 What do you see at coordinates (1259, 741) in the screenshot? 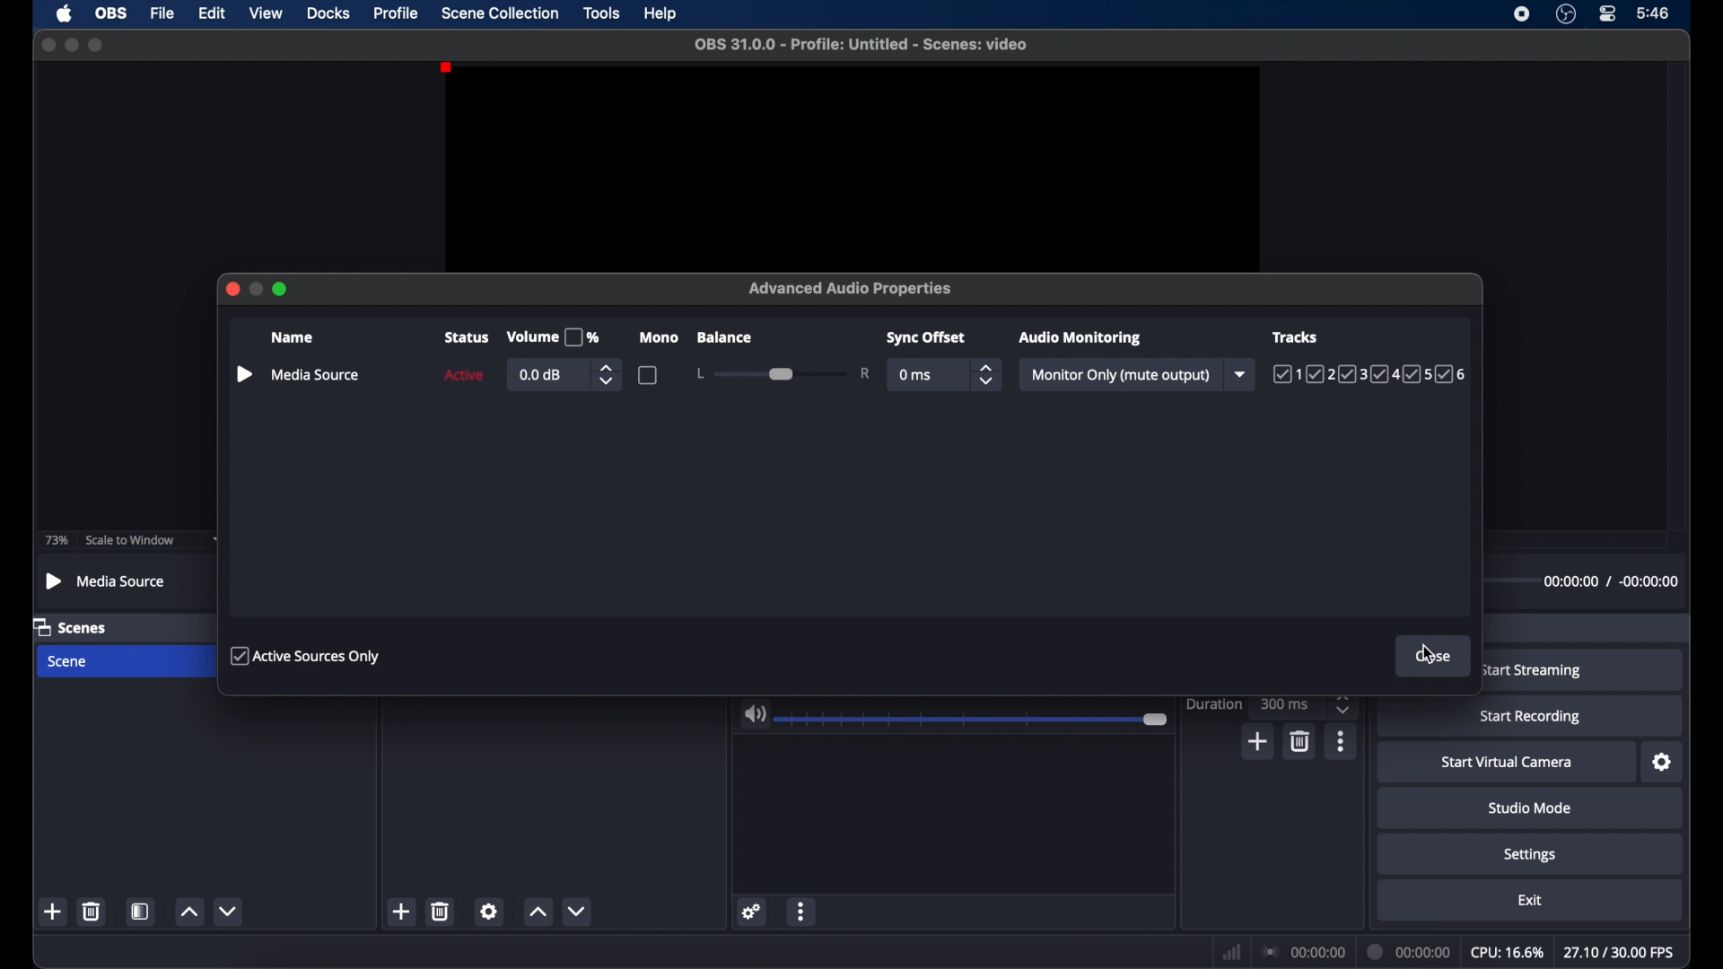
I see `add` at bounding box center [1259, 741].